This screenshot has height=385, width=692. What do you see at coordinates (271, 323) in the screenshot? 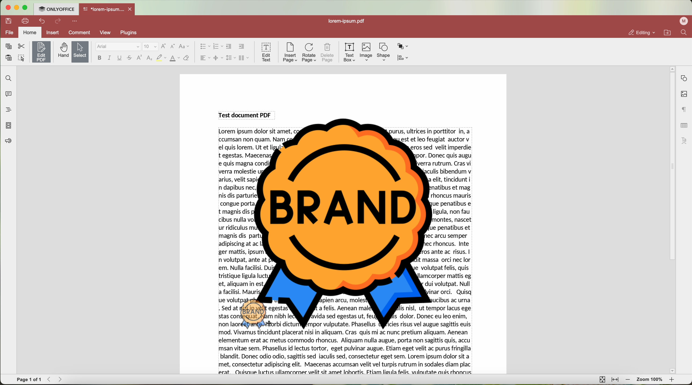
I see `cursor` at bounding box center [271, 323].